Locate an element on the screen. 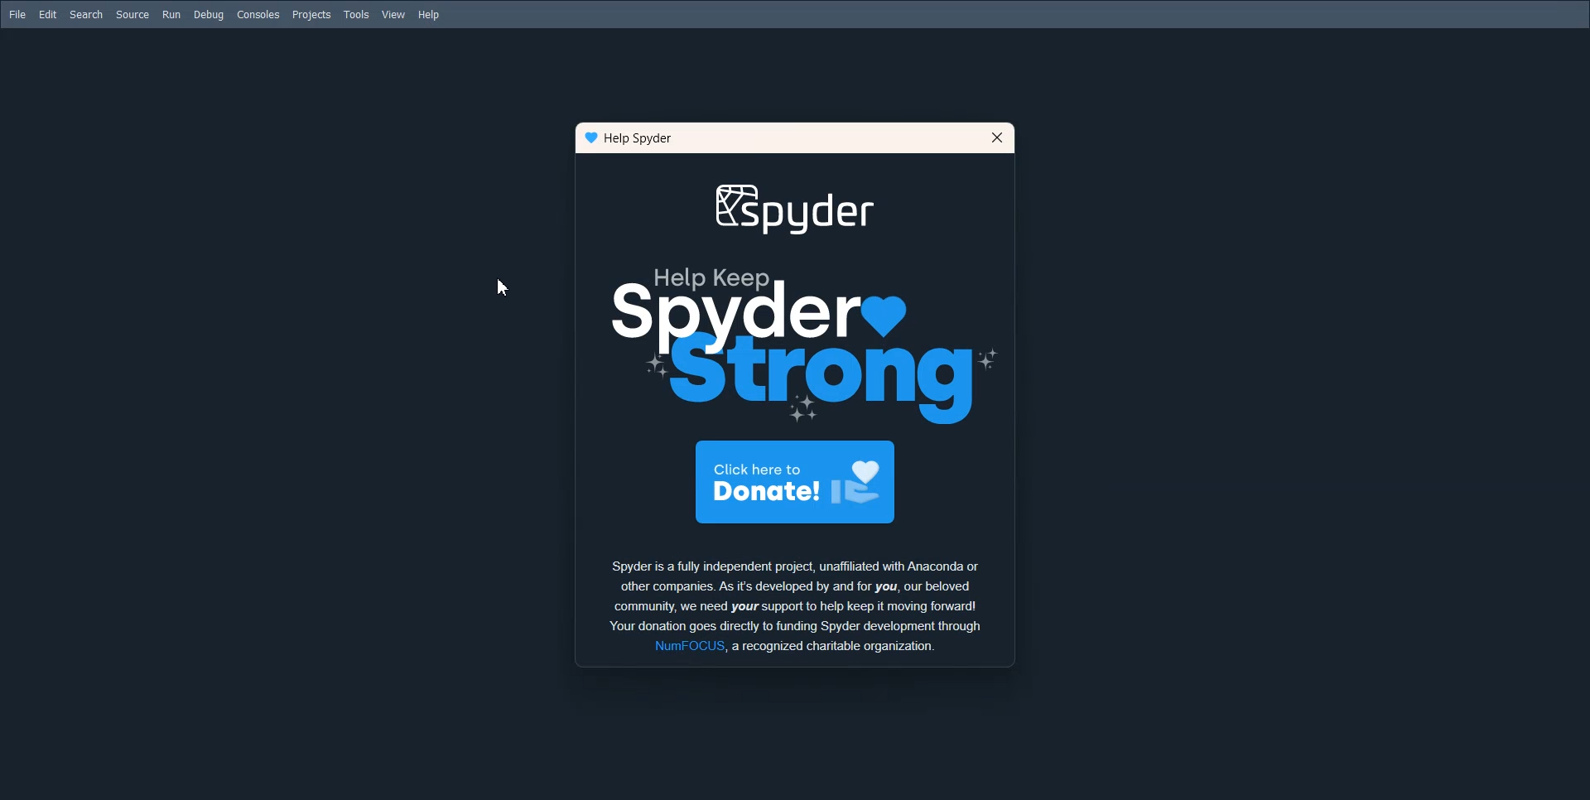  NumFOCUS is located at coordinates (687, 646).